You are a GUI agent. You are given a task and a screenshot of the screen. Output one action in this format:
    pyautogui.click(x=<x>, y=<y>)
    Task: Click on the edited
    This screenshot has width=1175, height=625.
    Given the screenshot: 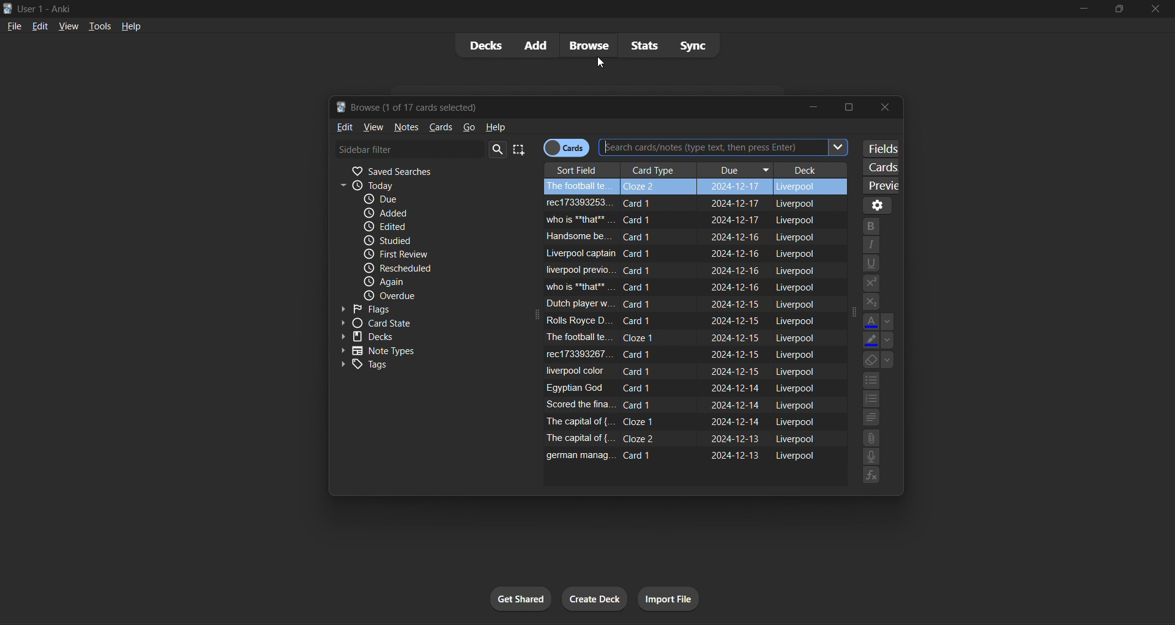 What is the action you would take?
    pyautogui.click(x=425, y=226)
    